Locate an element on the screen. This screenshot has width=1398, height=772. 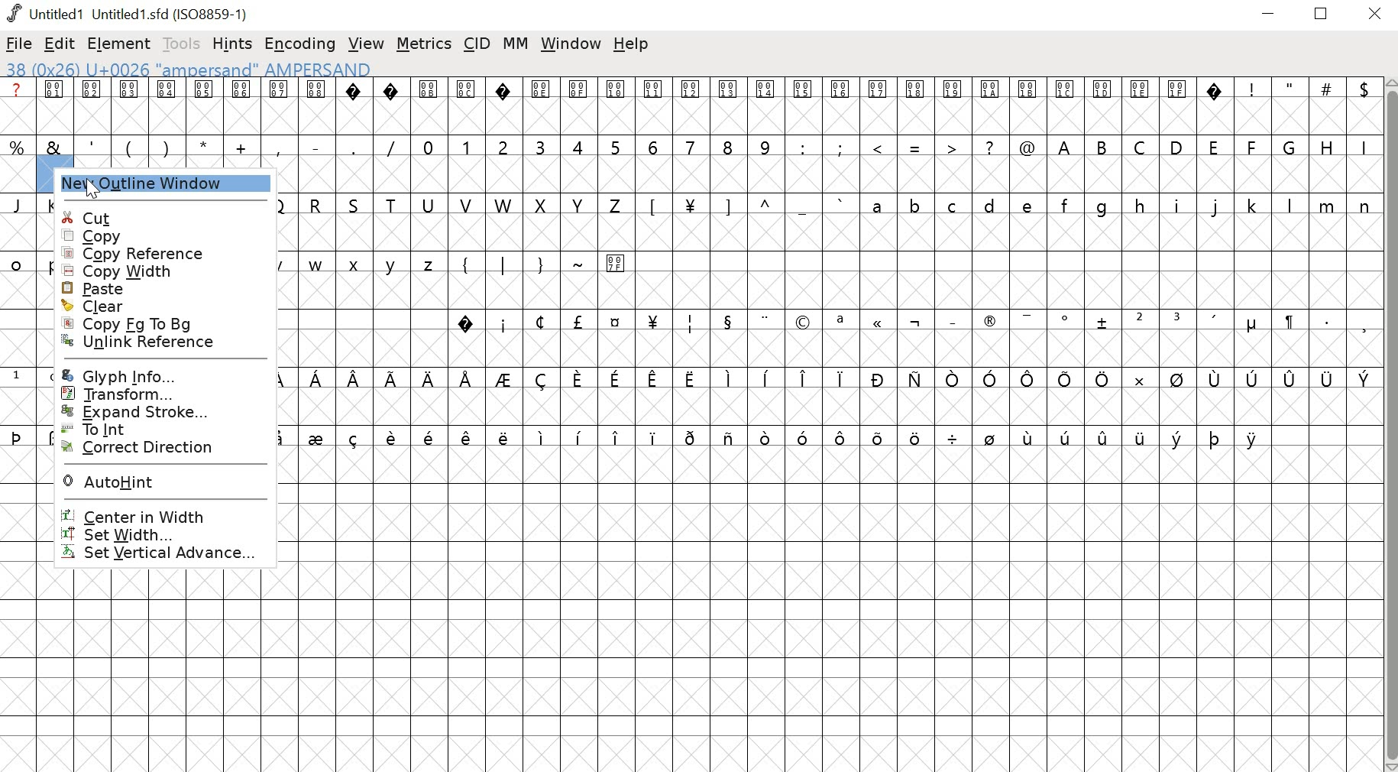
symbol is located at coordinates (355, 436).